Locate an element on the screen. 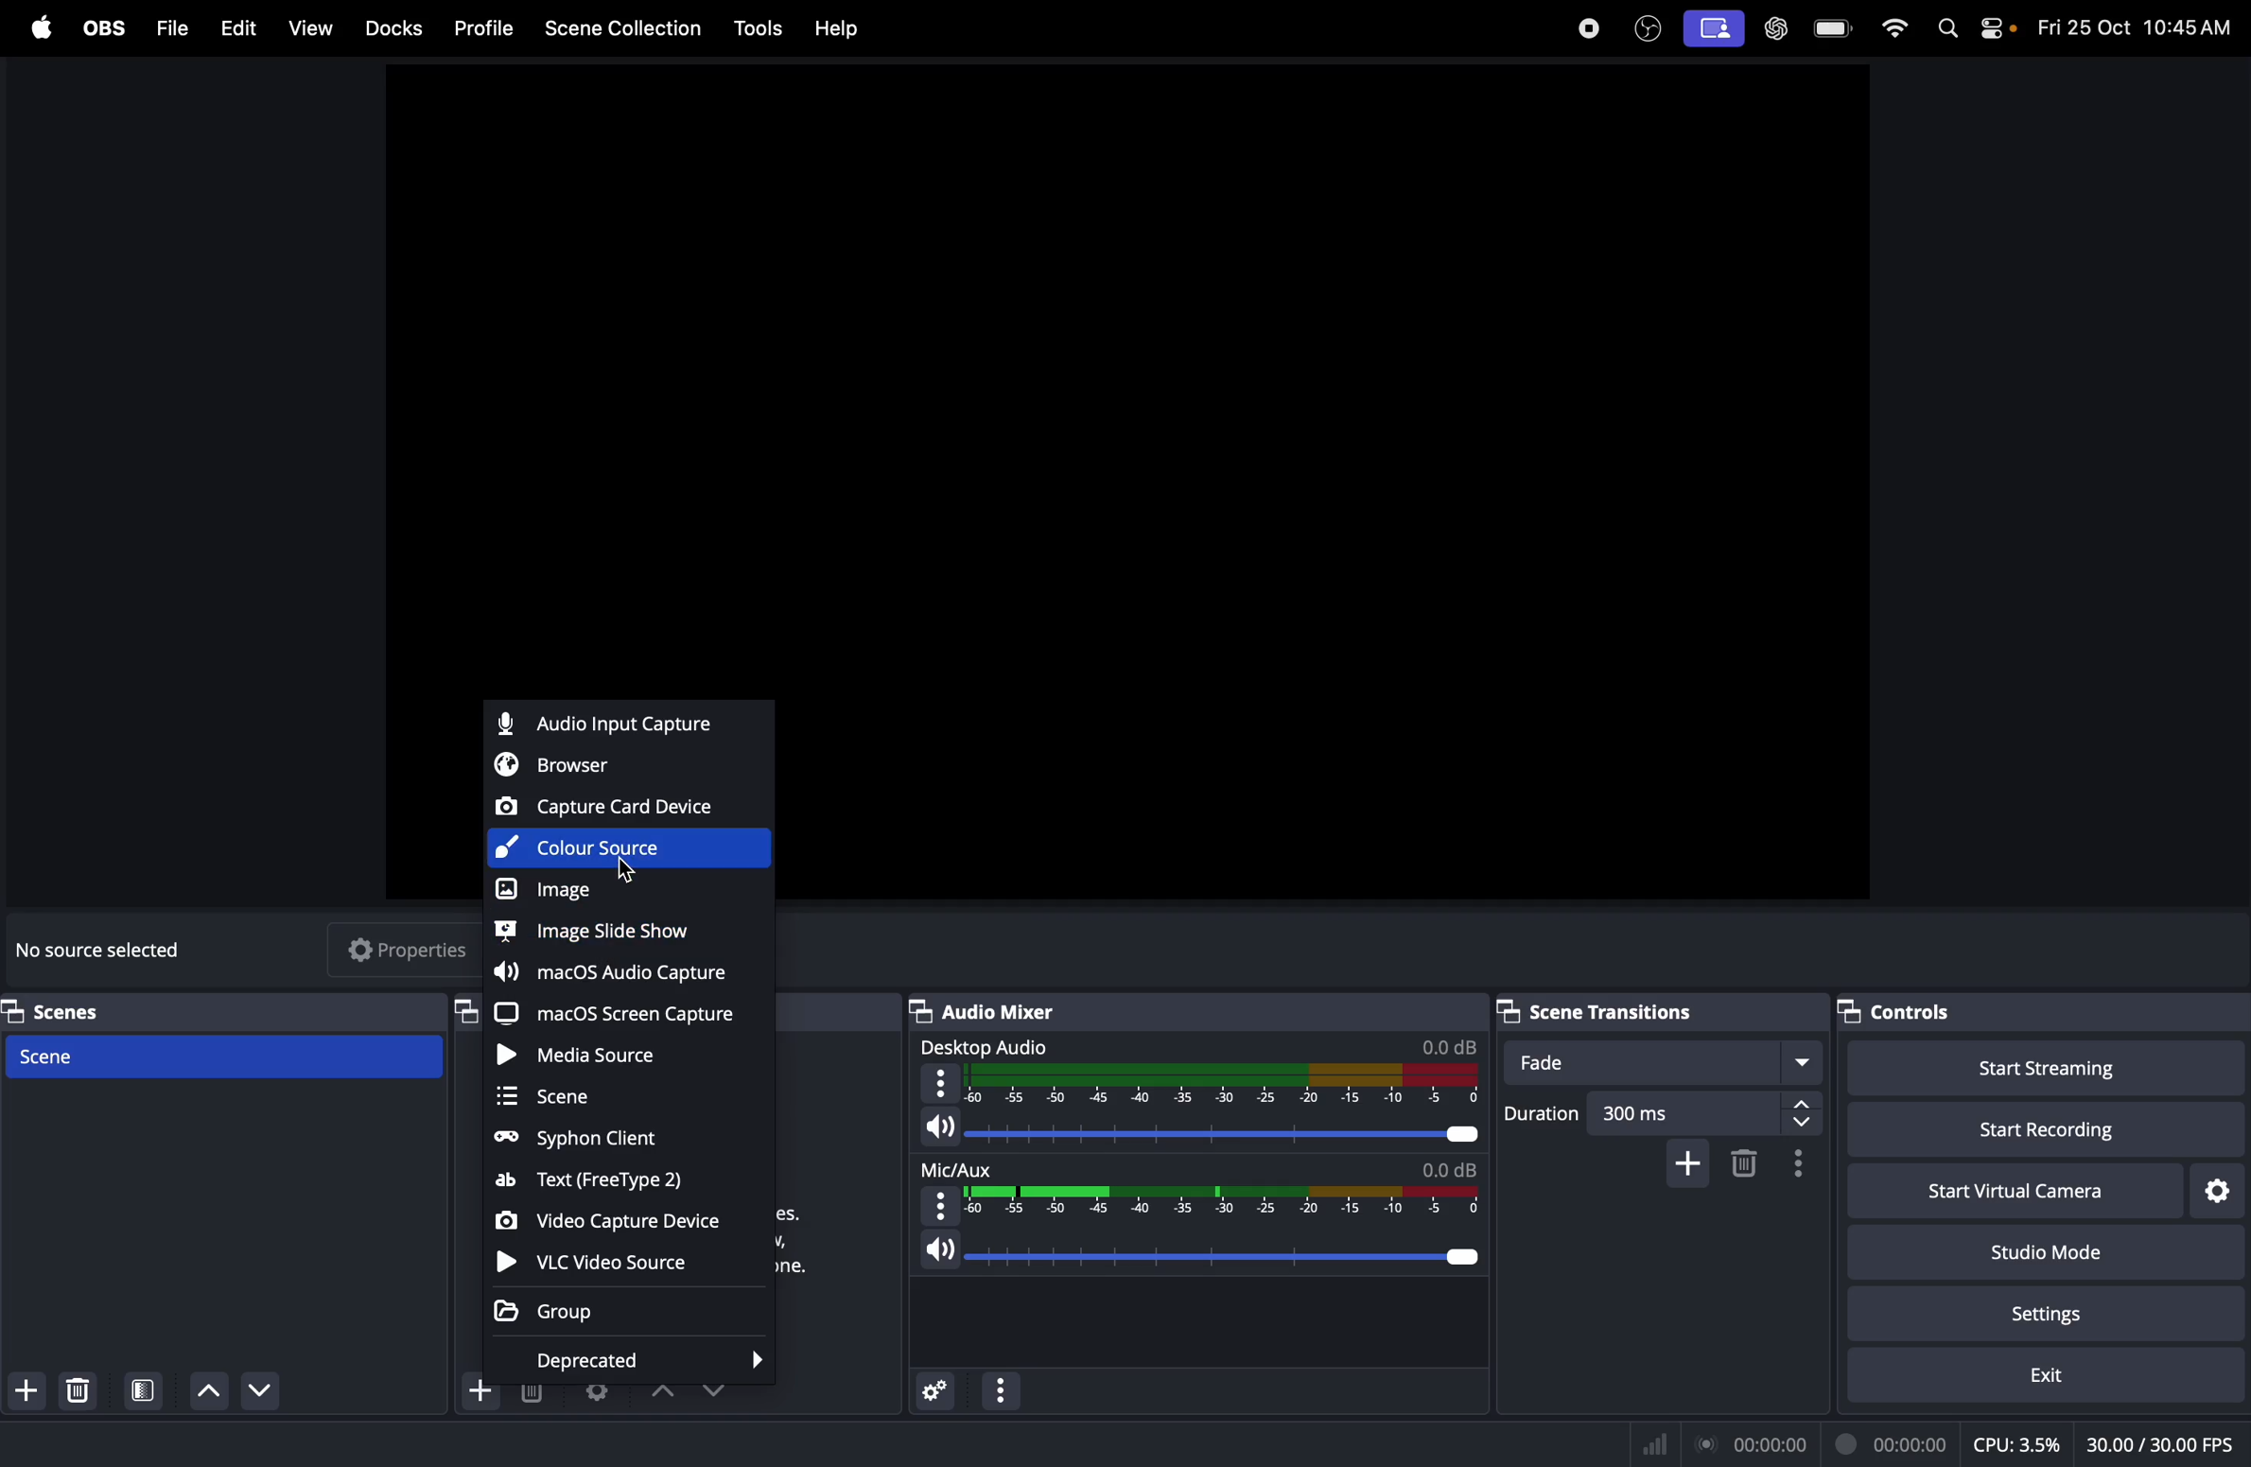  view is located at coordinates (305, 26).